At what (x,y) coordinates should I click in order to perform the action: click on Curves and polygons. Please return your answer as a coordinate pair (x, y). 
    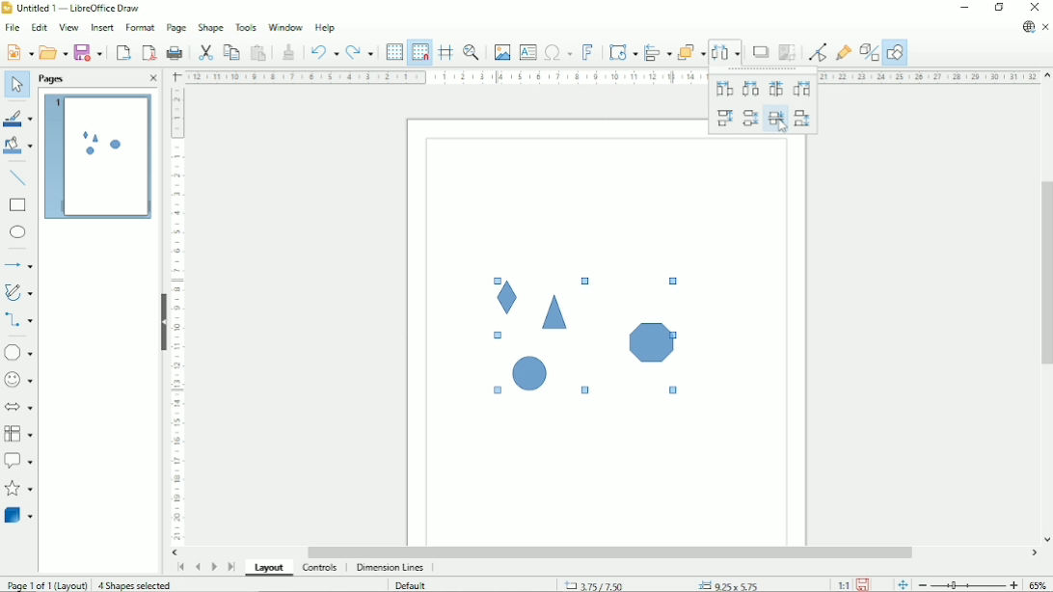
    Looking at the image, I should click on (19, 292).